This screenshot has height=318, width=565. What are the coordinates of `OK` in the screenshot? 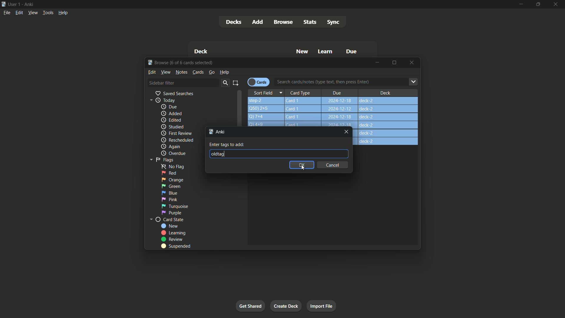 It's located at (301, 165).